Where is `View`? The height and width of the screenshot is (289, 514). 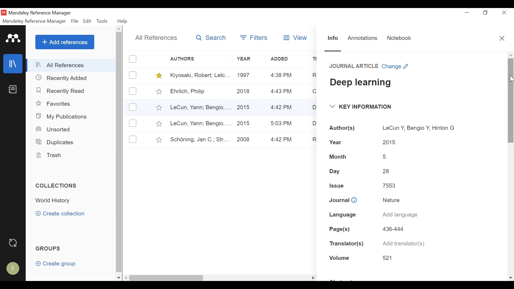
View is located at coordinates (294, 38).